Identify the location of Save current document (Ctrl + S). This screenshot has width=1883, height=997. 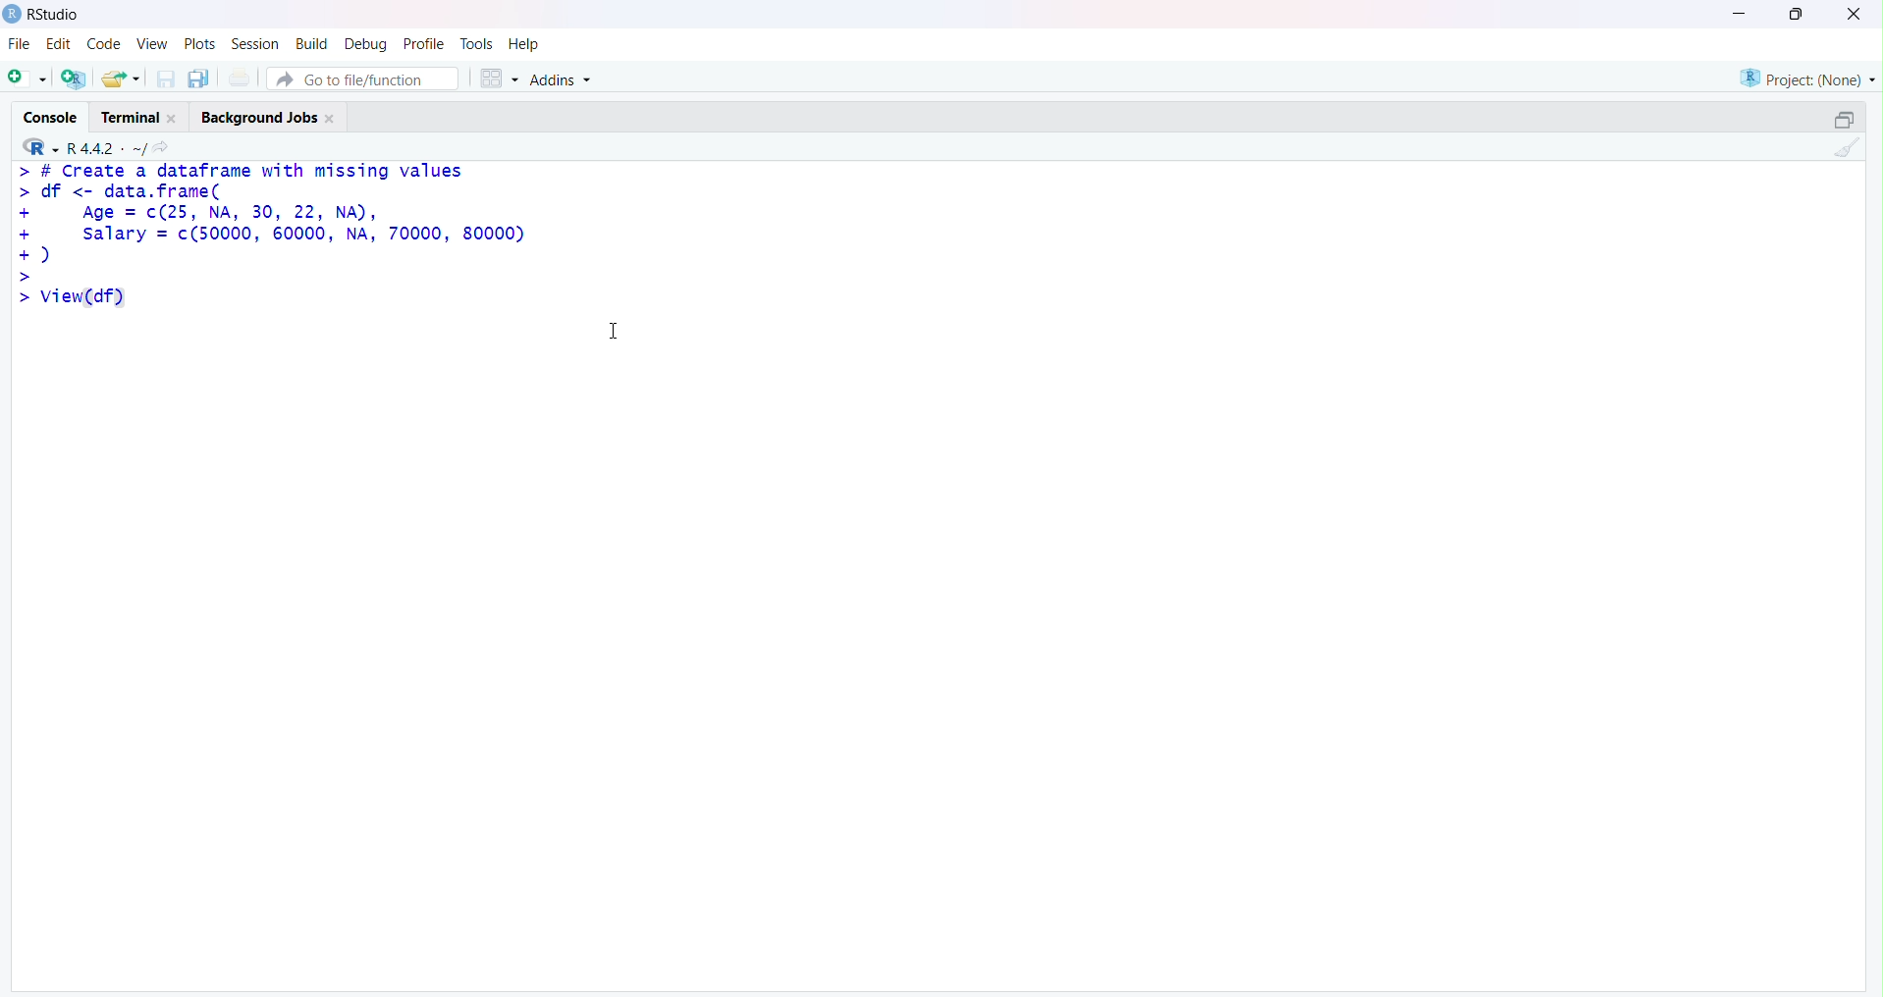
(164, 78).